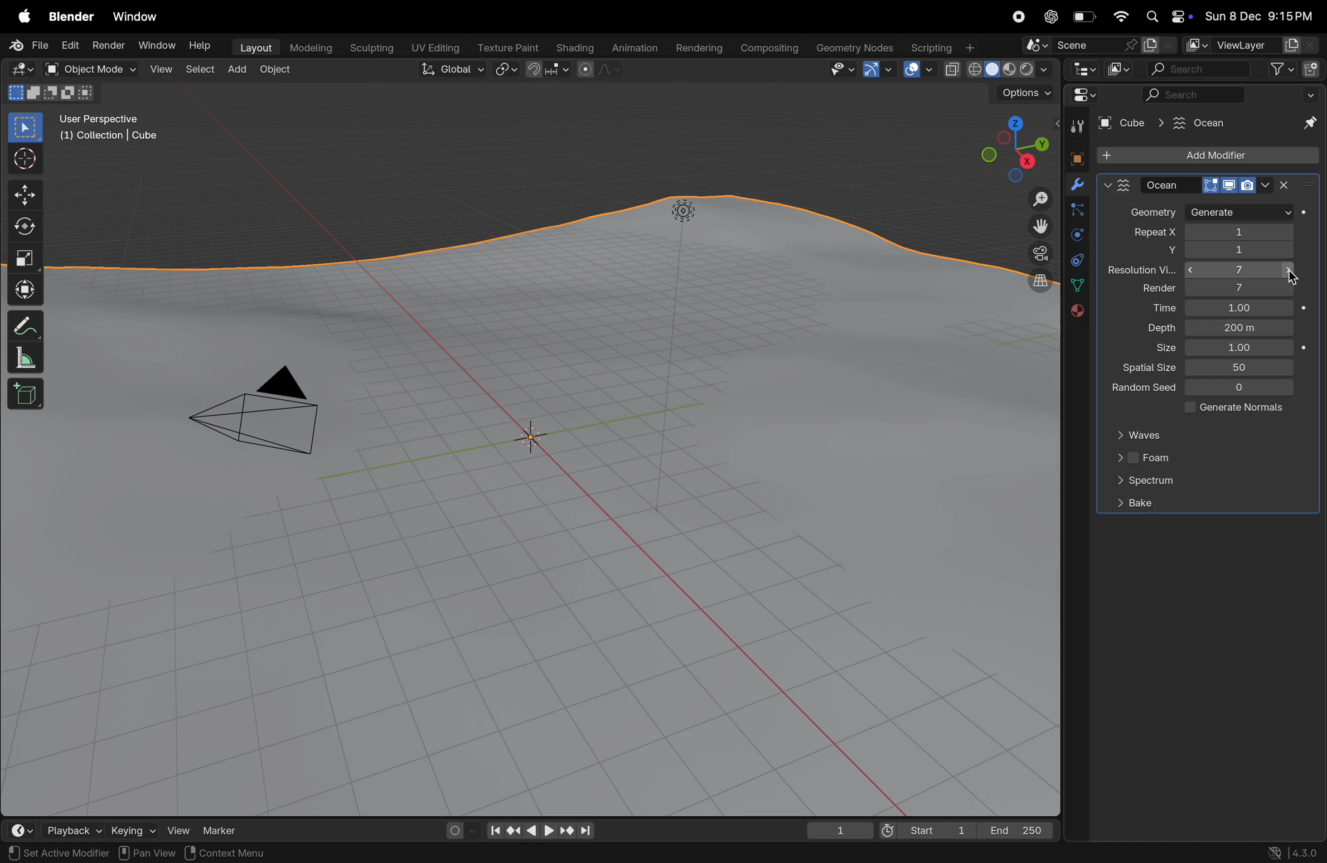 The width and height of the screenshot is (1327, 863). I want to click on spatial size, so click(1144, 369).